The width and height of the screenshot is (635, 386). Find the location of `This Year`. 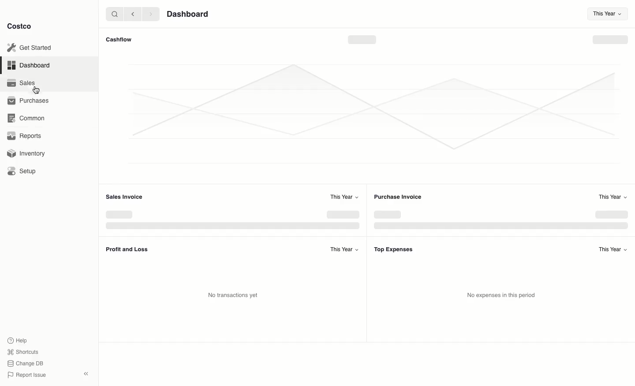

This Year is located at coordinates (344, 197).